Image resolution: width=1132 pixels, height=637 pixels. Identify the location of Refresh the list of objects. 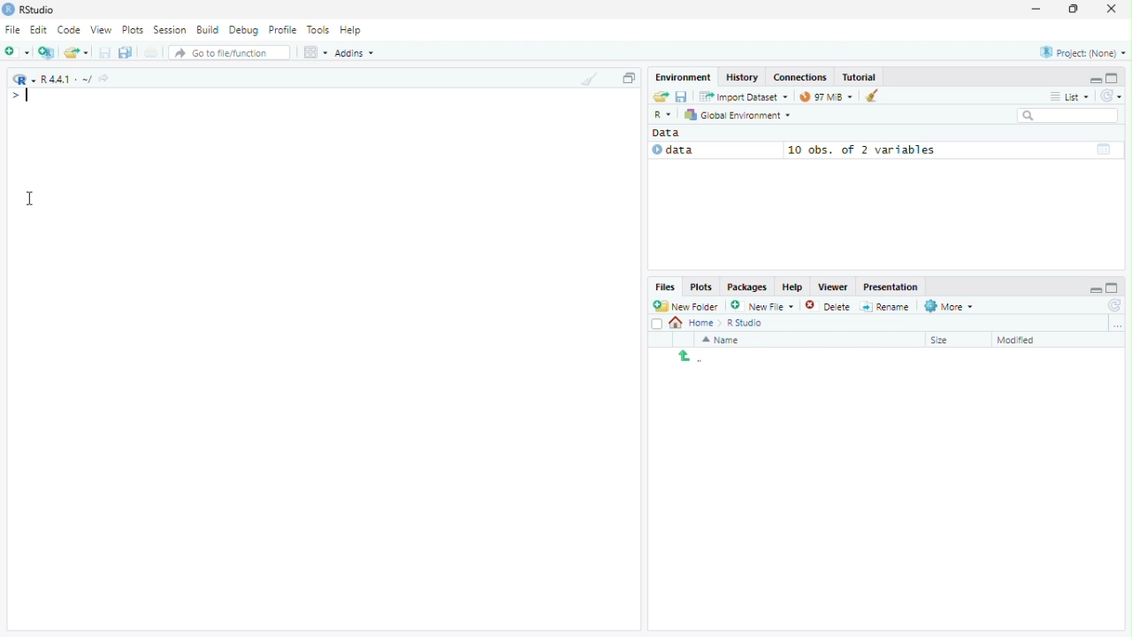
(1111, 95).